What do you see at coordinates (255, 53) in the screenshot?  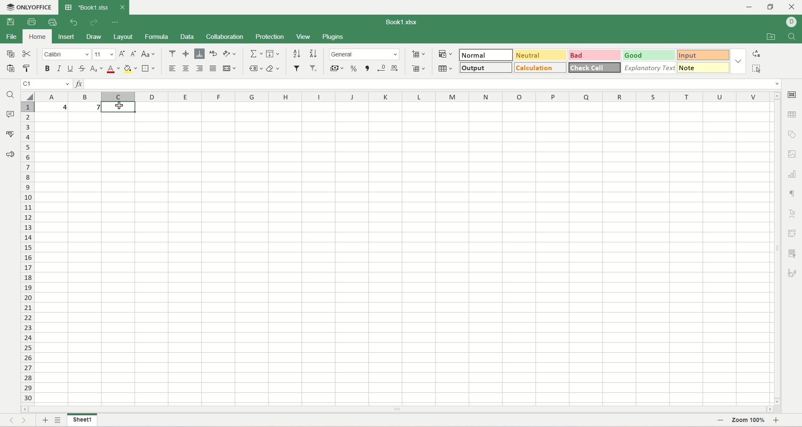 I see `summation` at bounding box center [255, 53].